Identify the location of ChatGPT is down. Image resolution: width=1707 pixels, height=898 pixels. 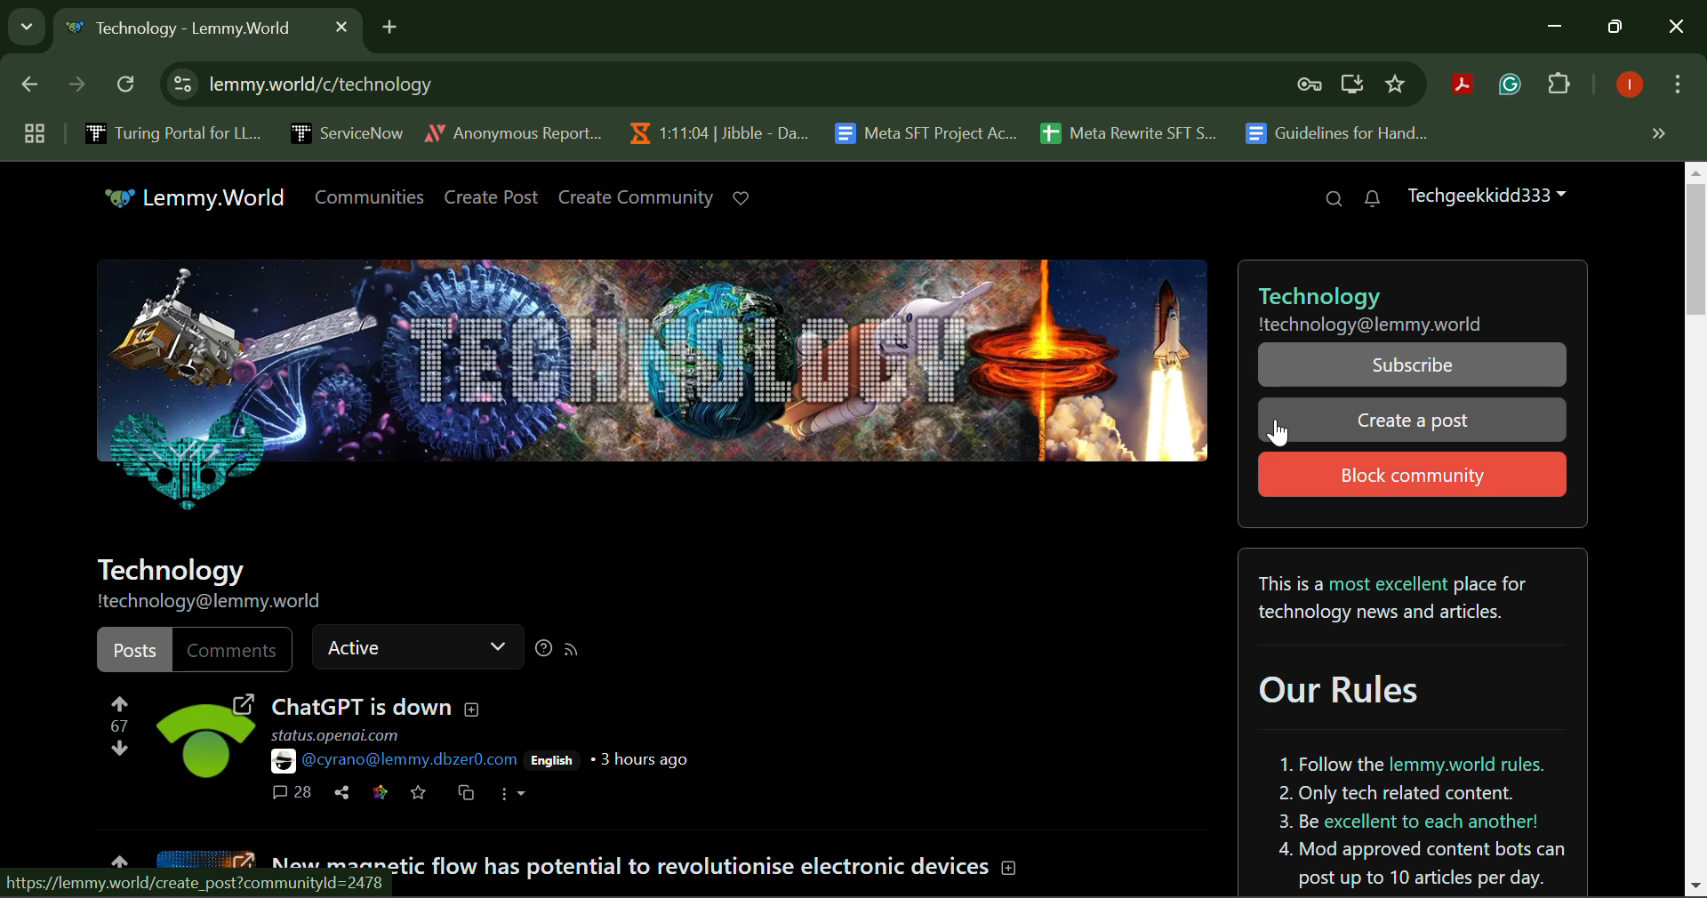
(380, 706).